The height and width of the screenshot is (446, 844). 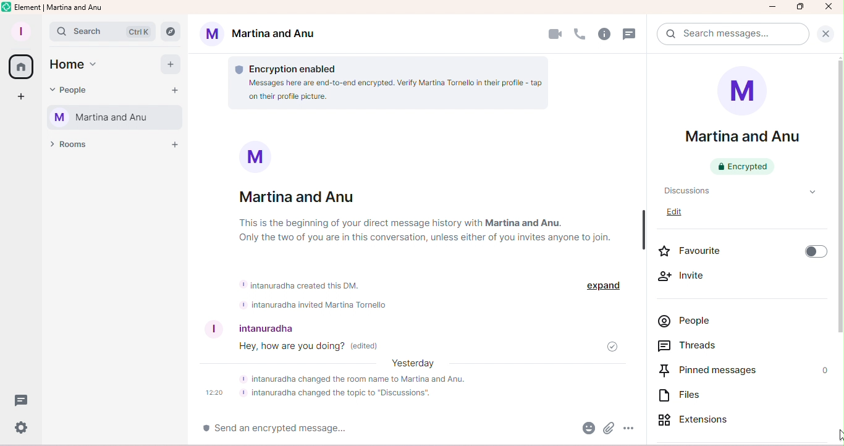 I want to click on Scroll bar, so click(x=839, y=250).